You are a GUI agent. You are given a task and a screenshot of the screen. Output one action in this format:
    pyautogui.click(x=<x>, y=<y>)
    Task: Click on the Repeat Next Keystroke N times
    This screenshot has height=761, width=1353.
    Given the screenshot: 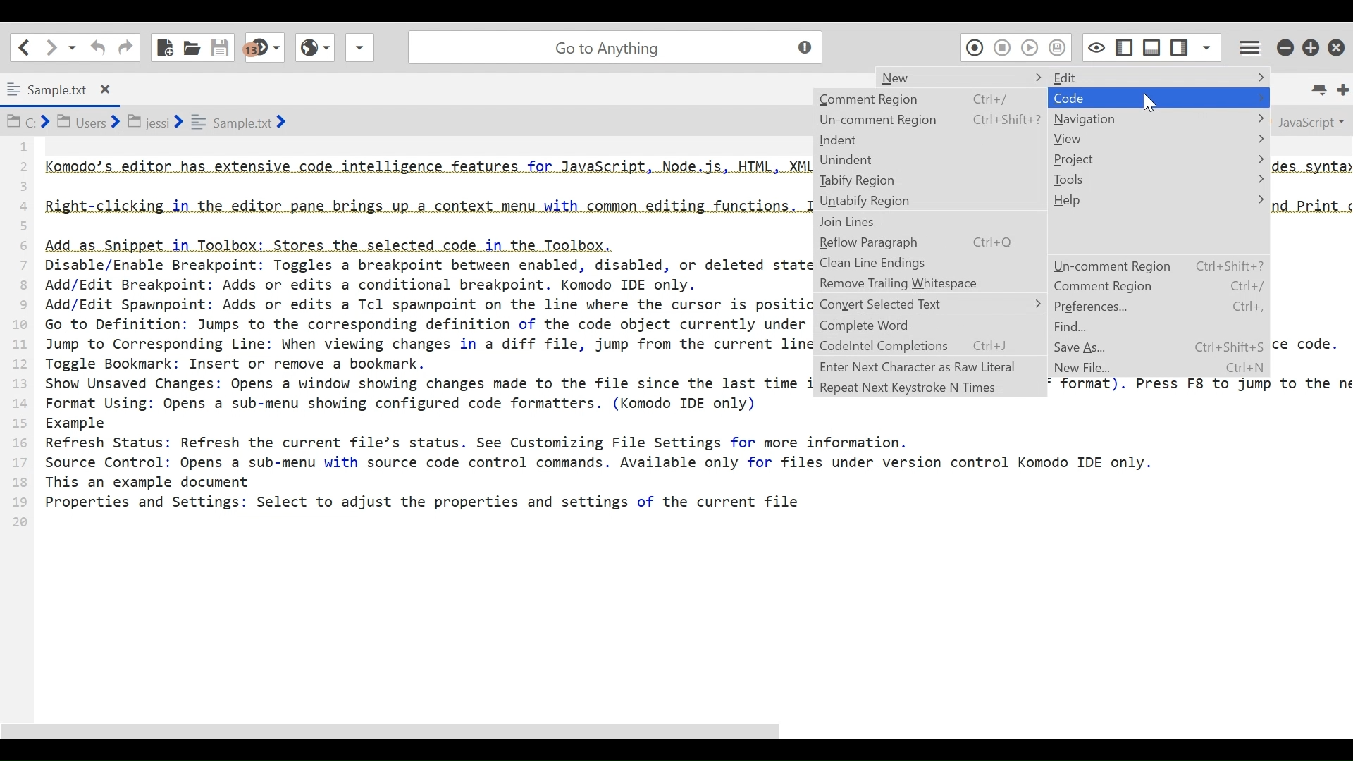 What is the action you would take?
    pyautogui.click(x=929, y=388)
    